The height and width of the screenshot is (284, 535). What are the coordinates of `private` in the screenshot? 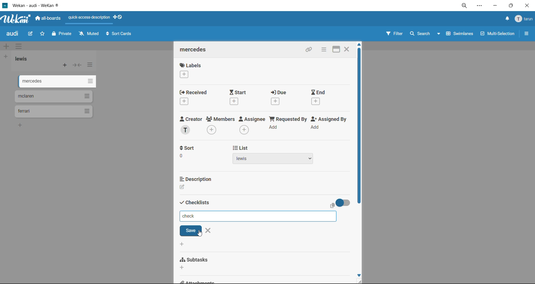 It's located at (62, 34).